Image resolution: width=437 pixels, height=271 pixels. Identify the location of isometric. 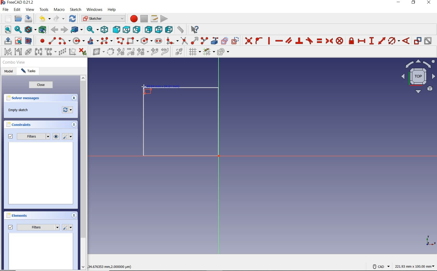
(104, 30).